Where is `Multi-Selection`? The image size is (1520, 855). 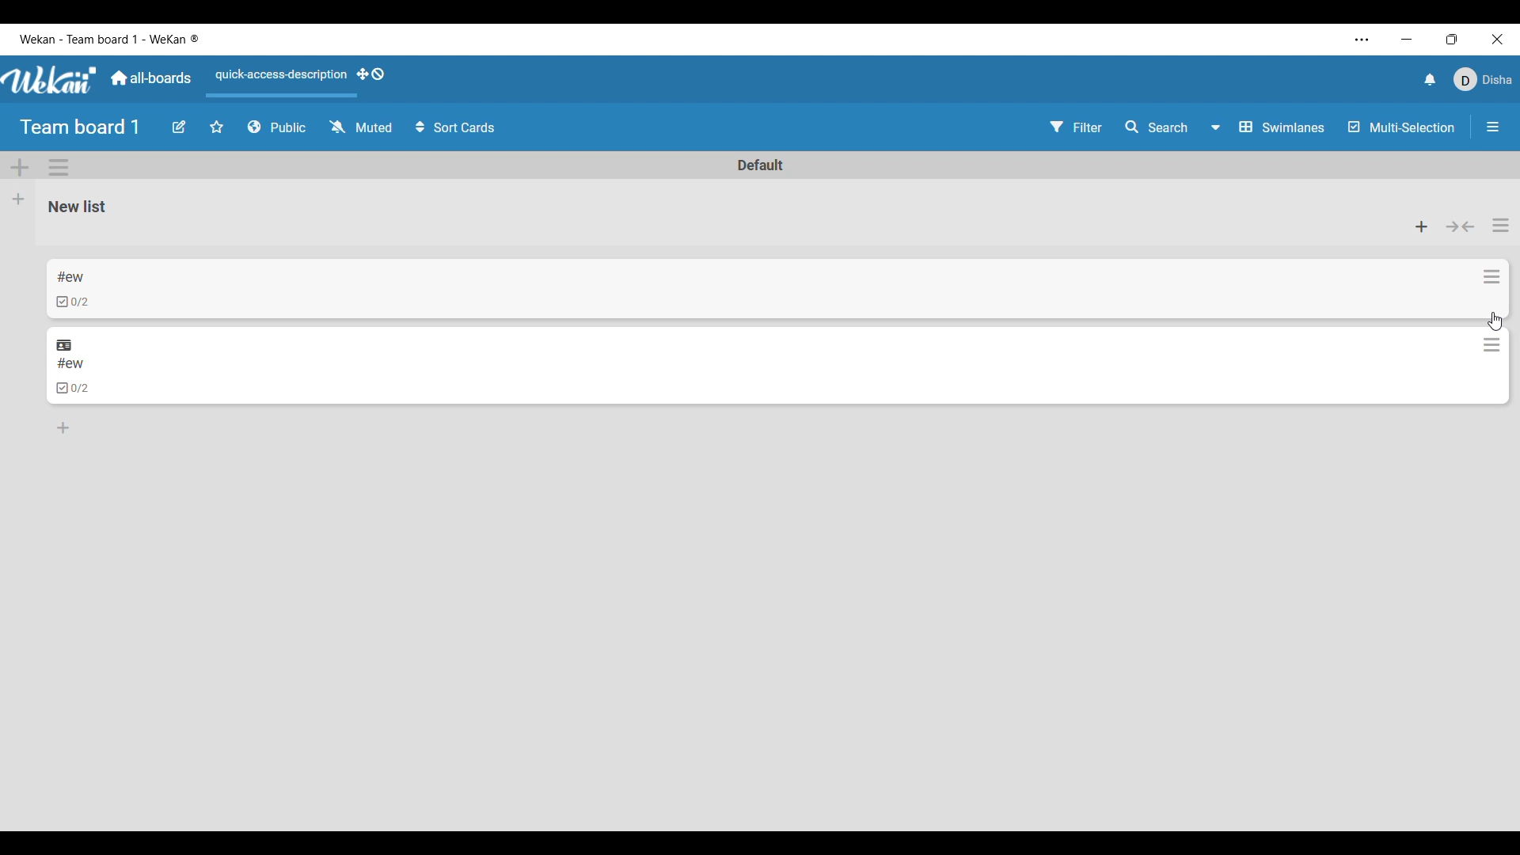
Multi-Selection is located at coordinates (1403, 127).